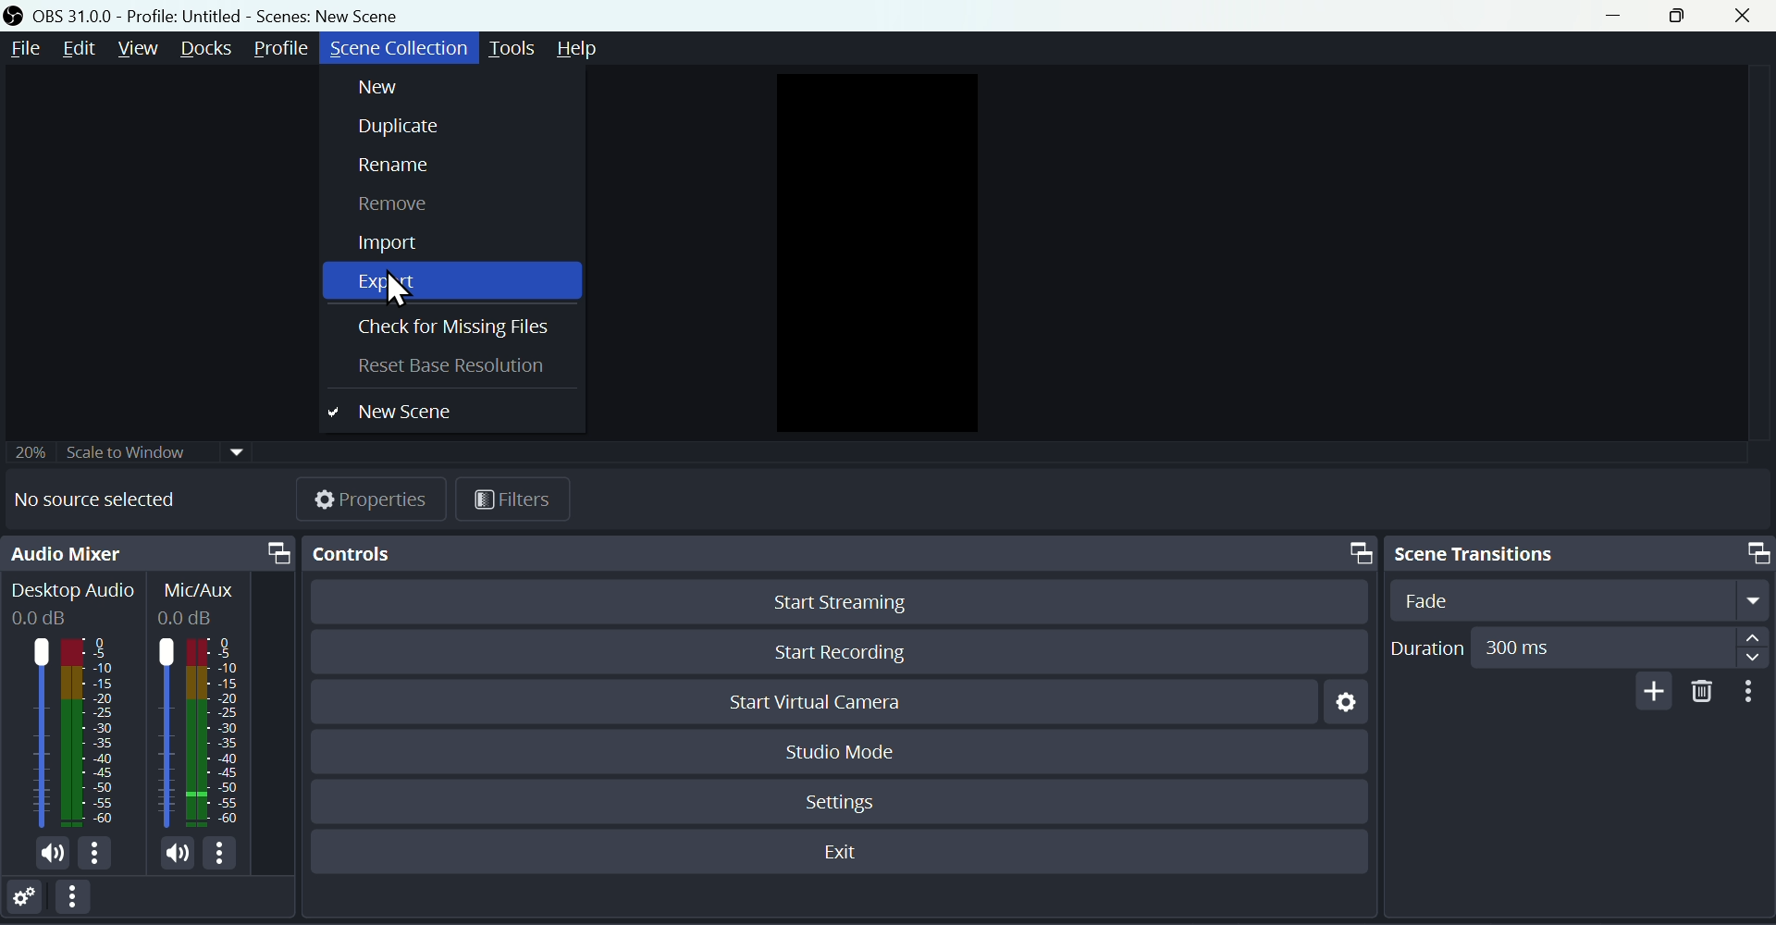  Describe the element at coordinates (228, 853) in the screenshot. I see `more options` at that location.